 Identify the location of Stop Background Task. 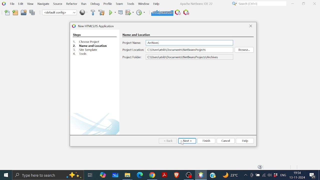
(186, 12).